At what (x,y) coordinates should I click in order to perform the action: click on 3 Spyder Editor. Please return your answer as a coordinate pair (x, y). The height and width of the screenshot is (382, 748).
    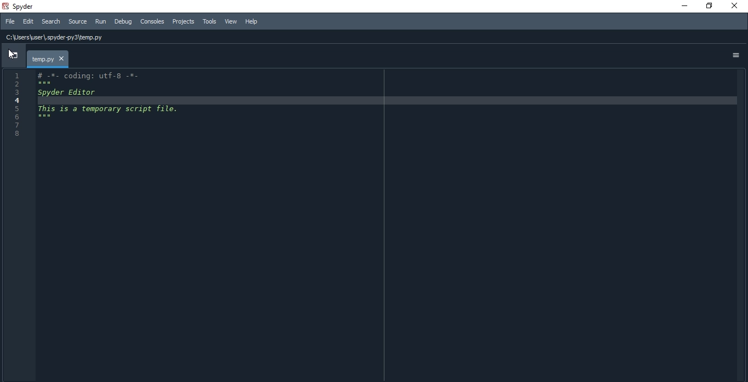
    Looking at the image, I should click on (61, 93).